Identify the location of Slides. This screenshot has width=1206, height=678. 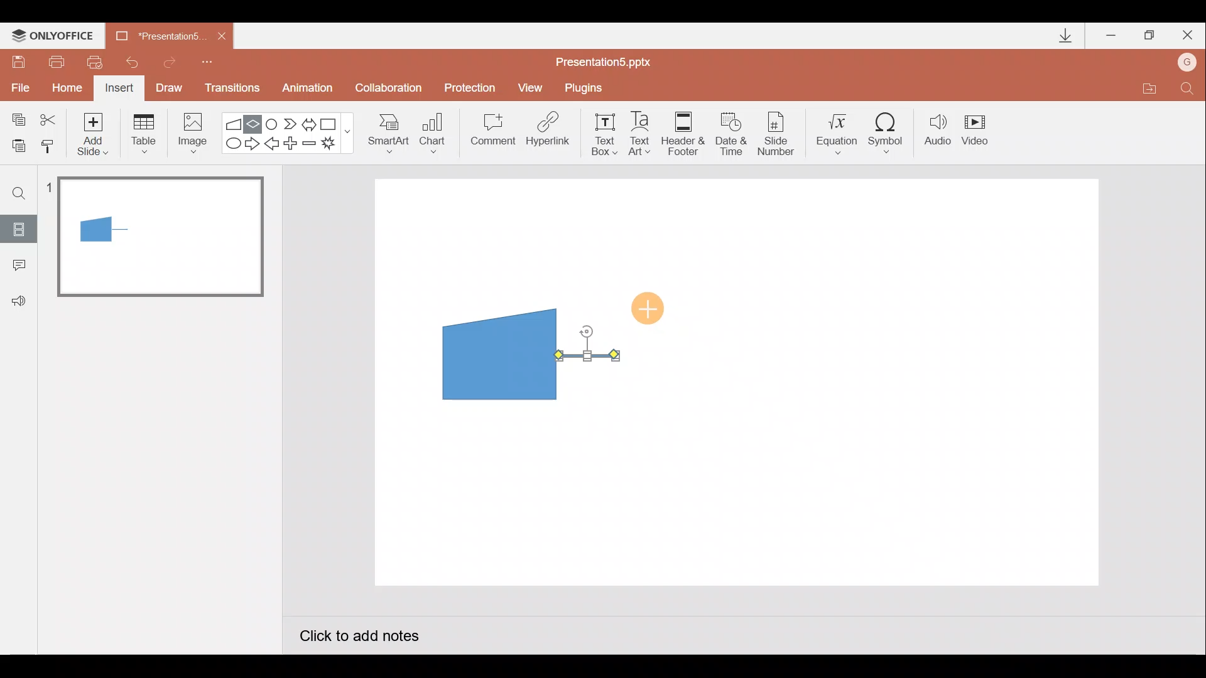
(18, 229).